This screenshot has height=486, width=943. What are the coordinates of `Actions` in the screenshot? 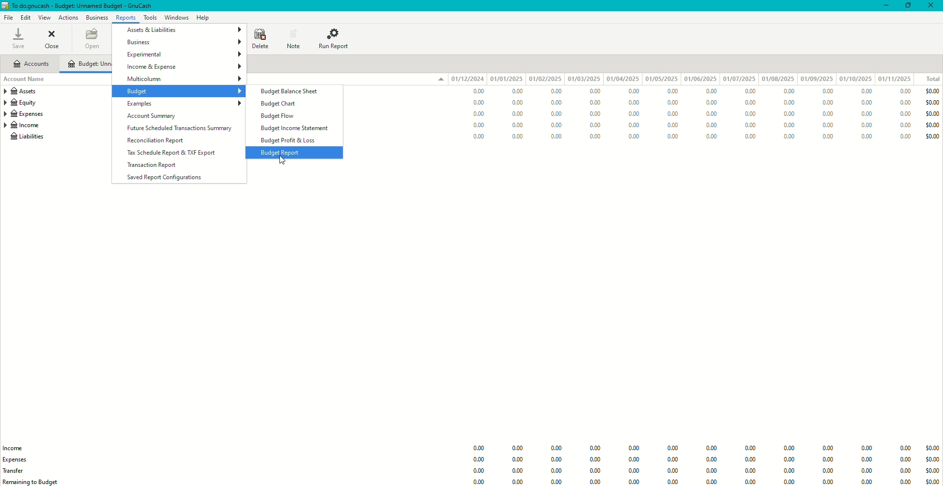 It's located at (68, 17).